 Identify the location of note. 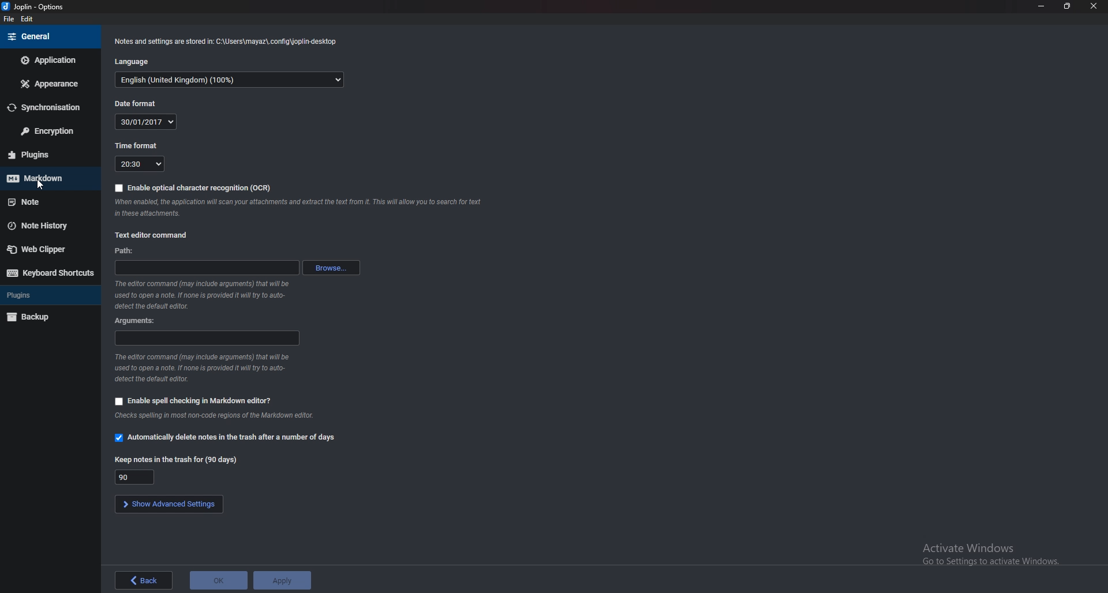
(44, 202).